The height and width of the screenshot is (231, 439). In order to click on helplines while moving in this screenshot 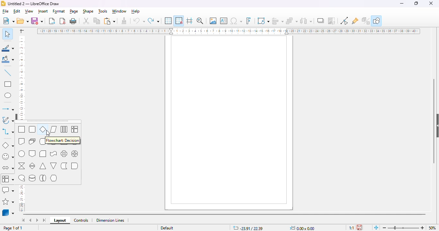, I will do `click(190, 21)`.